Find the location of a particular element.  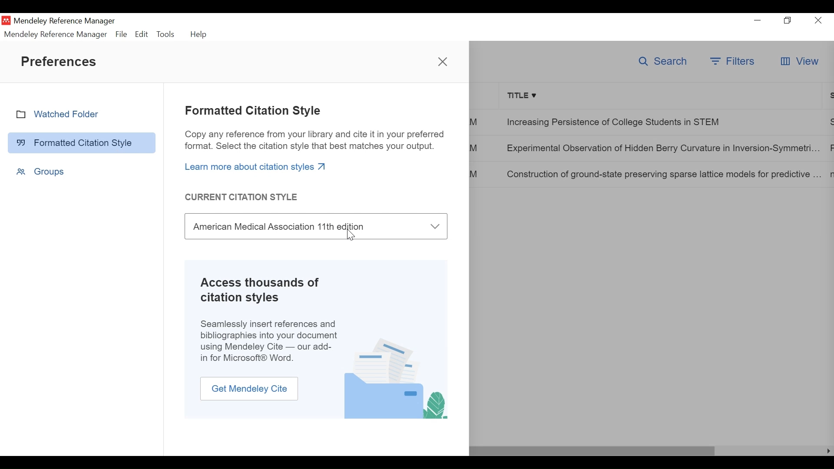

Groups is located at coordinates (40, 171).